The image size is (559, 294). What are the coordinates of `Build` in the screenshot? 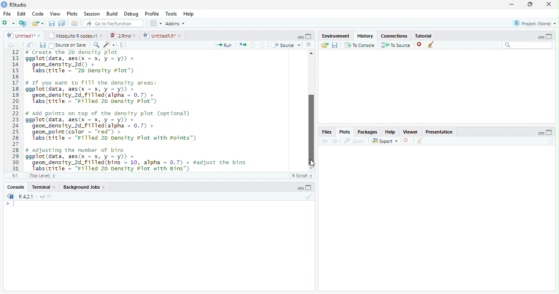 It's located at (112, 13).